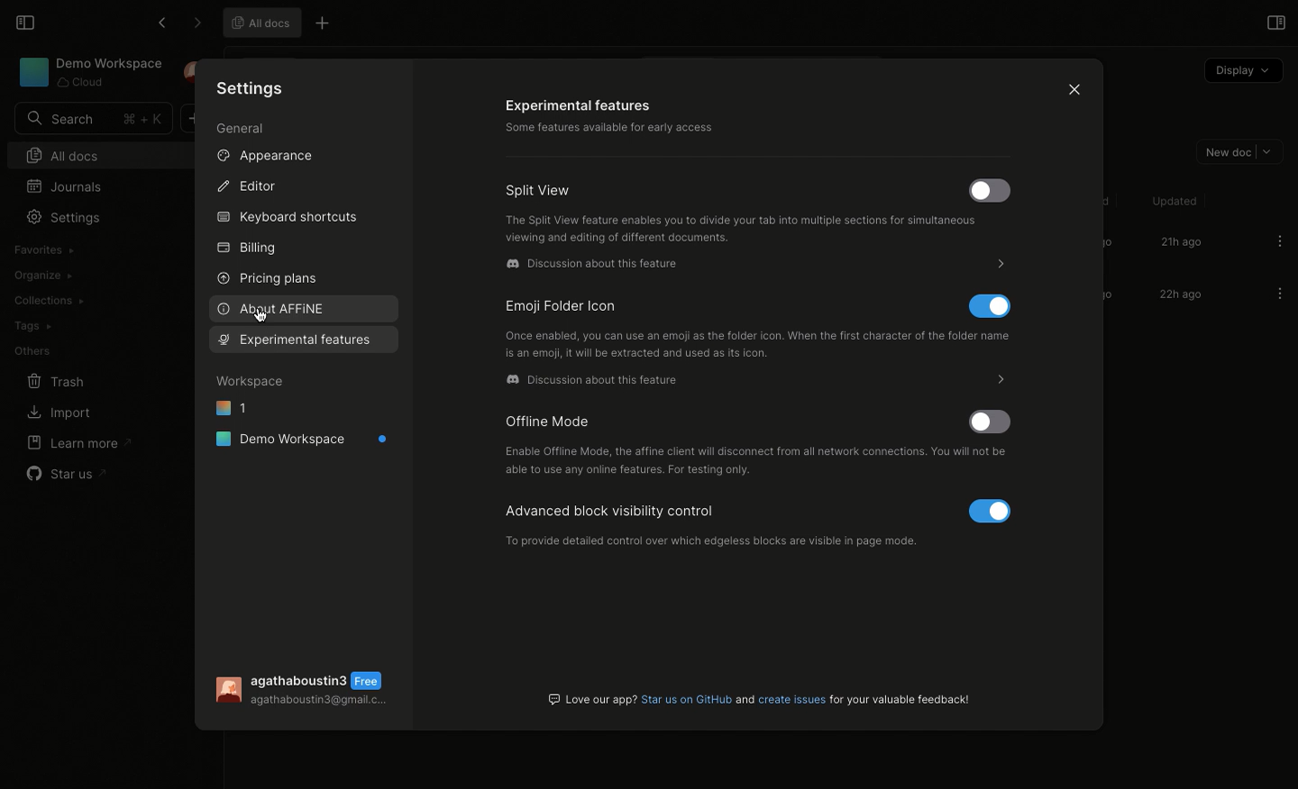  What do you see at coordinates (757, 463) in the screenshot?
I see `Members` at bounding box center [757, 463].